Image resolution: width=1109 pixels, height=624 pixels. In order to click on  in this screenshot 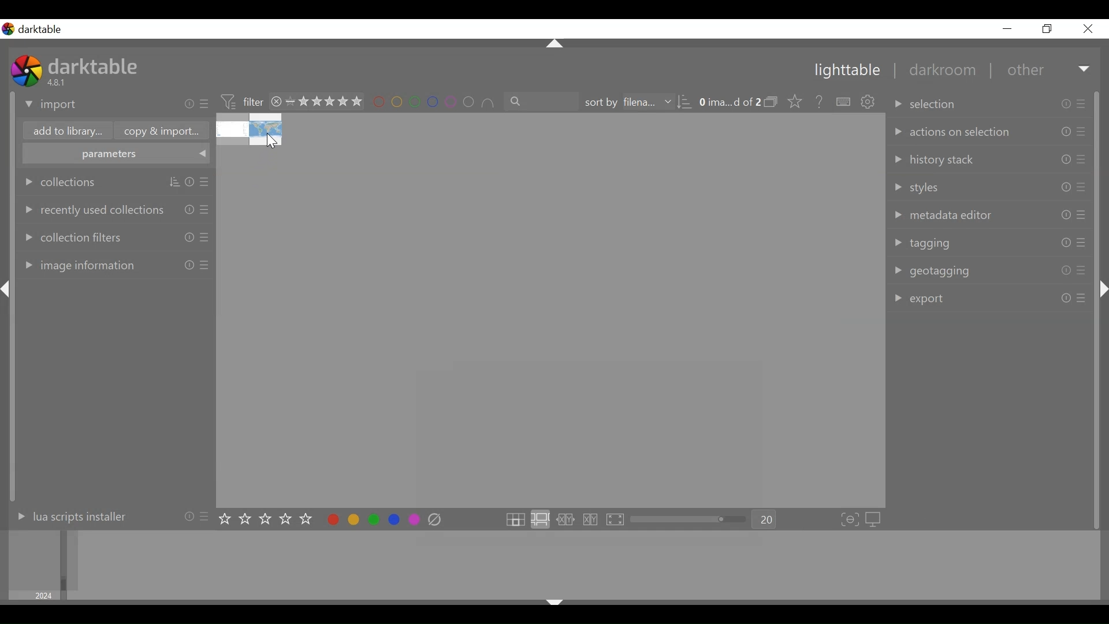, I will do `click(1084, 132)`.